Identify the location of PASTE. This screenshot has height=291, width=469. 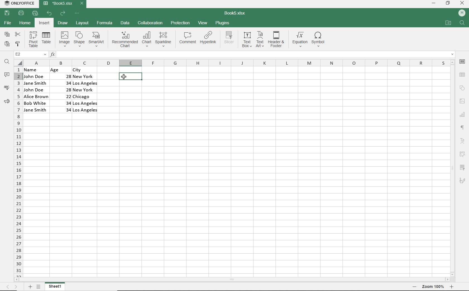
(7, 45).